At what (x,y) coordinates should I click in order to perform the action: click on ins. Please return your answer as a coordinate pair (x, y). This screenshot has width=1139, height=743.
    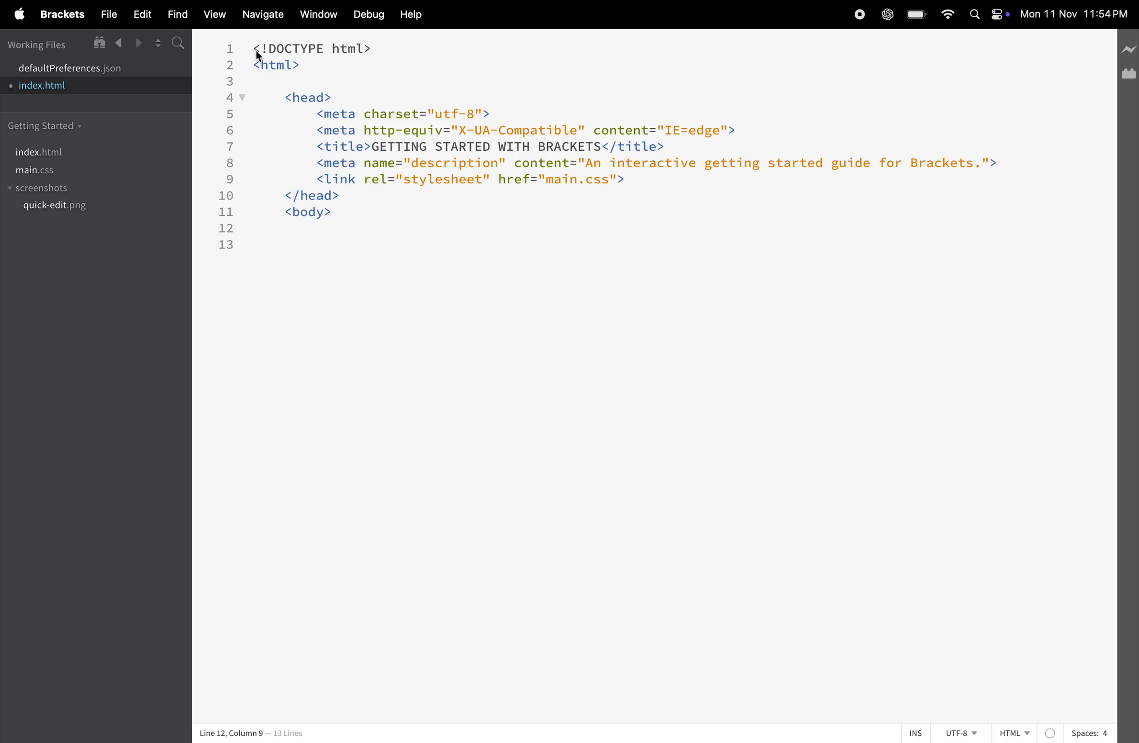
    Looking at the image, I should click on (916, 732).